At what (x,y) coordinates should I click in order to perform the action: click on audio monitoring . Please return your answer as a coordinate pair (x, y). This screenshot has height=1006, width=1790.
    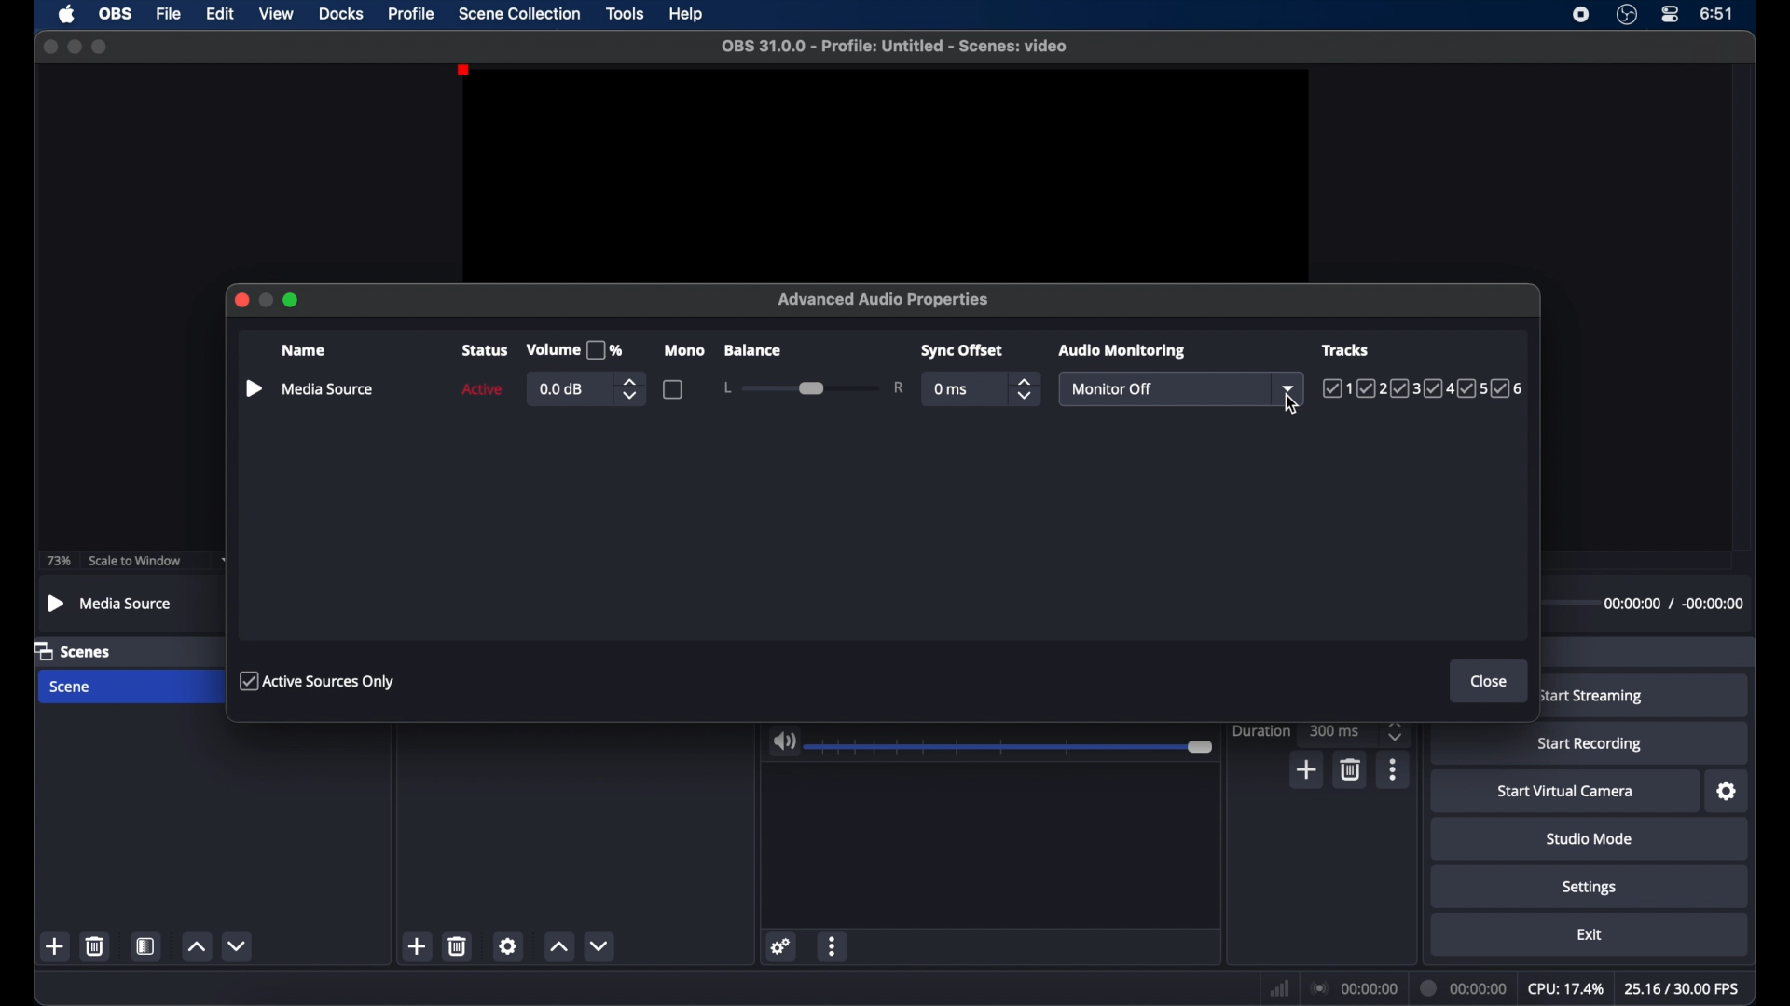
    Looking at the image, I should click on (1122, 351).